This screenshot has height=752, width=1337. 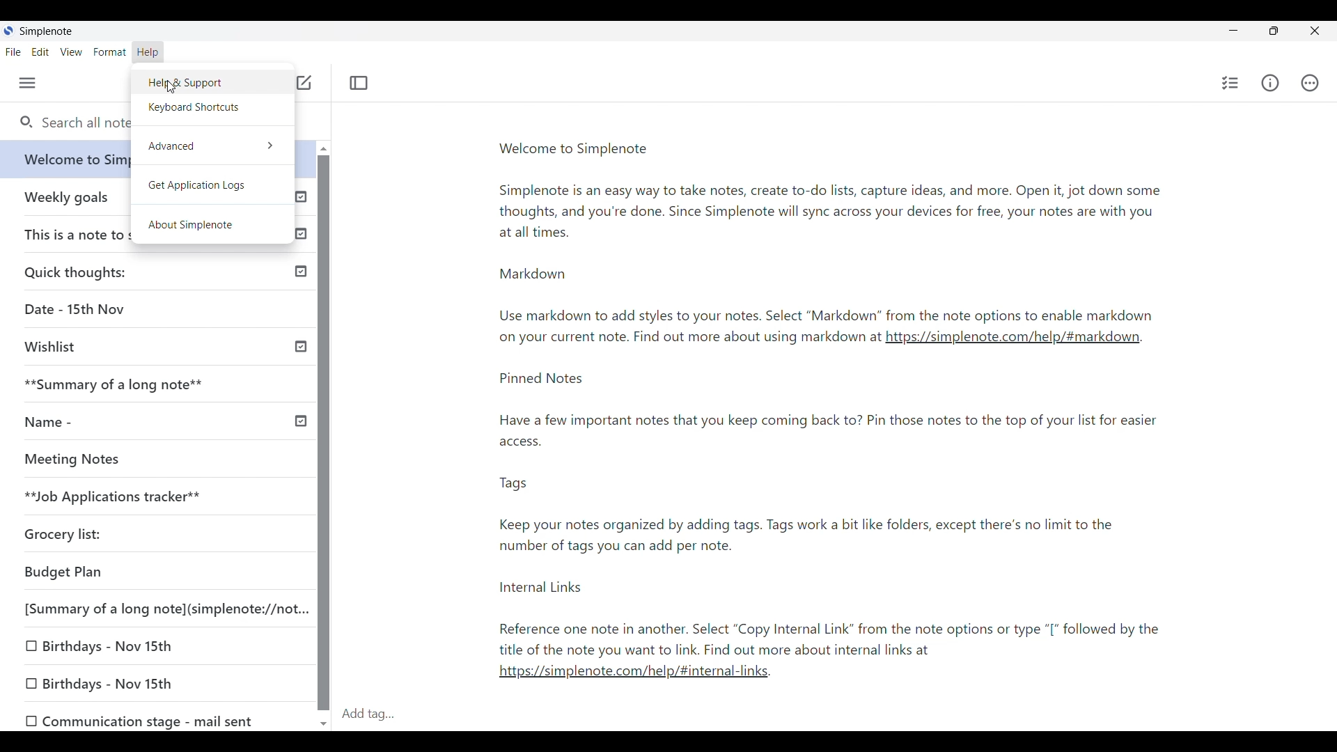 What do you see at coordinates (40, 52) in the screenshot?
I see `Edit menu` at bounding box center [40, 52].